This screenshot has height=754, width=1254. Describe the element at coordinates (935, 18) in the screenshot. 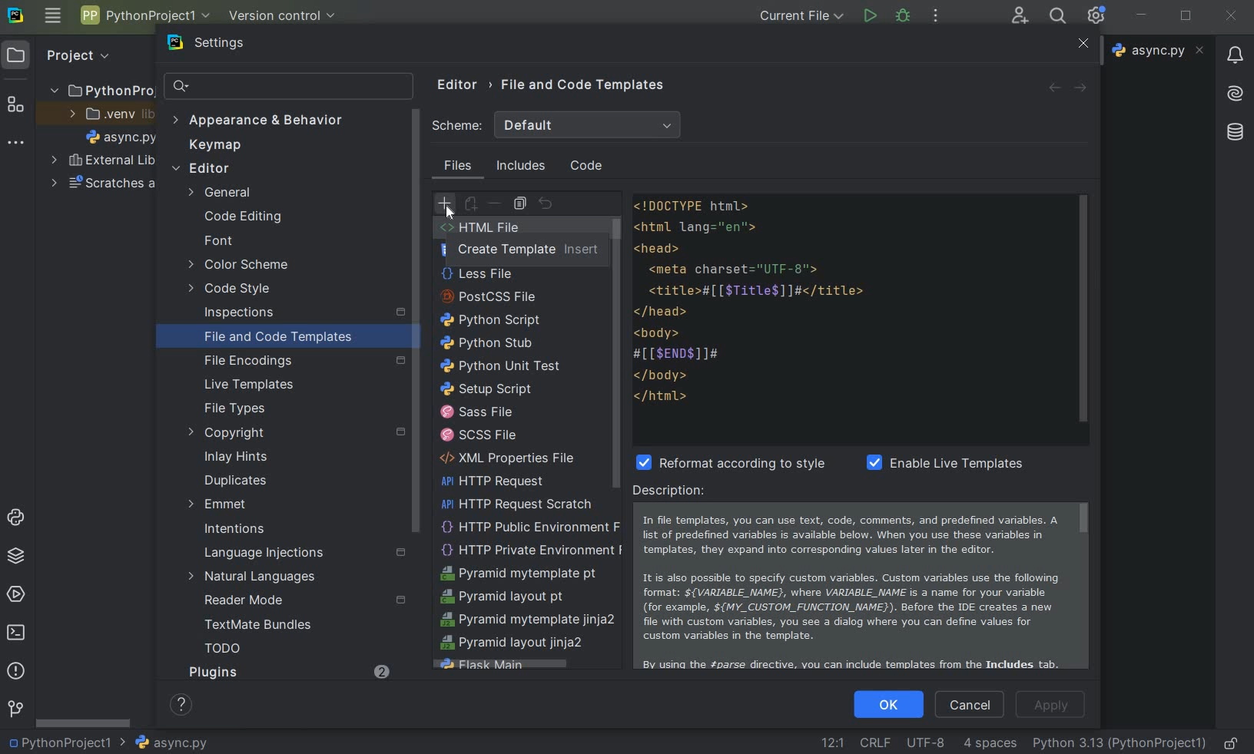

I see `more actions` at that location.